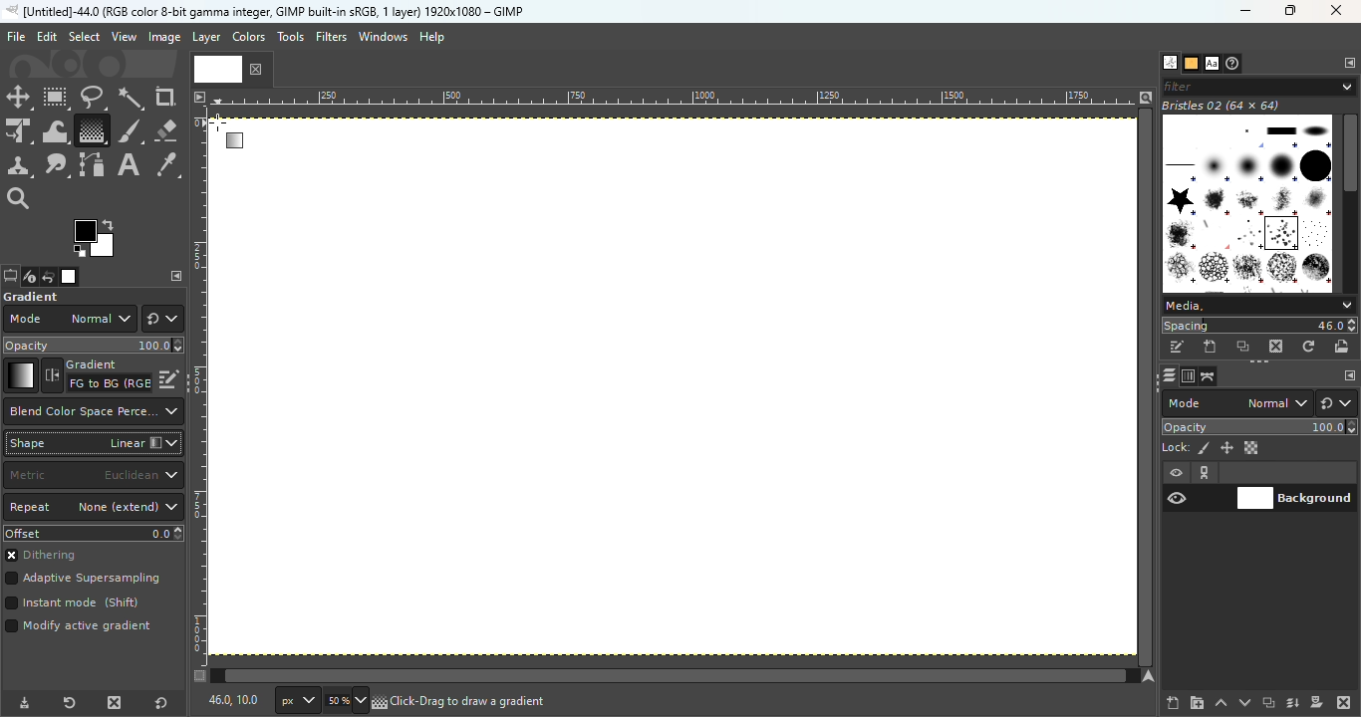 This screenshot has width=1361, height=717. What do you see at coordinates (199, 385) in the screenshot?
I see `Vertical ruler` at bounding box center [199, 385].